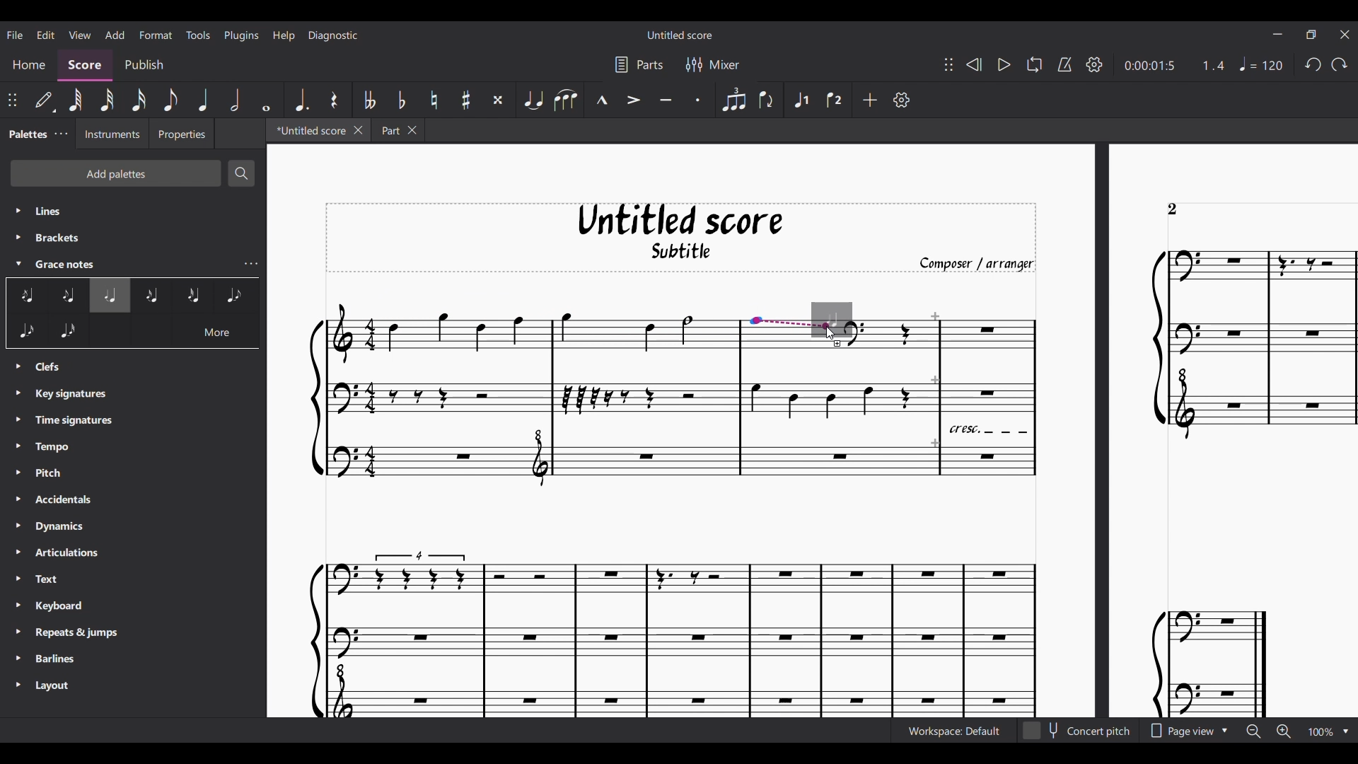 This screenshot has width=1358, height=764. What do you see at coordinates (639, 65) in the screenshot?
I see `Parts settings` at bounding box center [639, 65].